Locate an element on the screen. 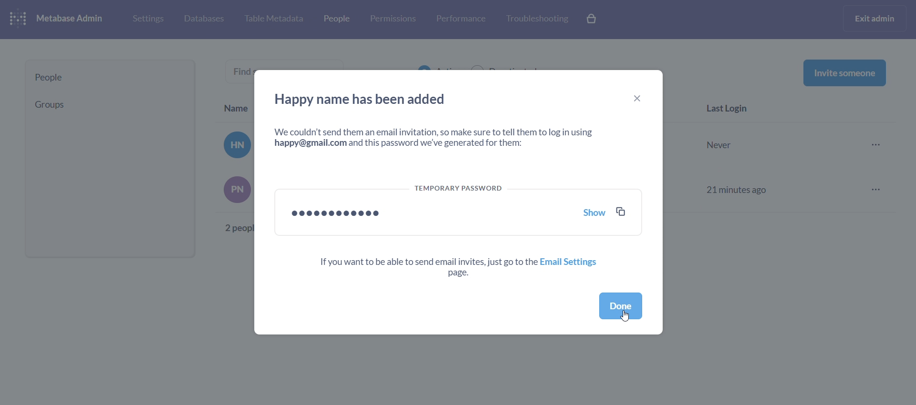 The height and width of the screenshot is (405, 916). 20 minutes ago is located at coordinates (737, 143).